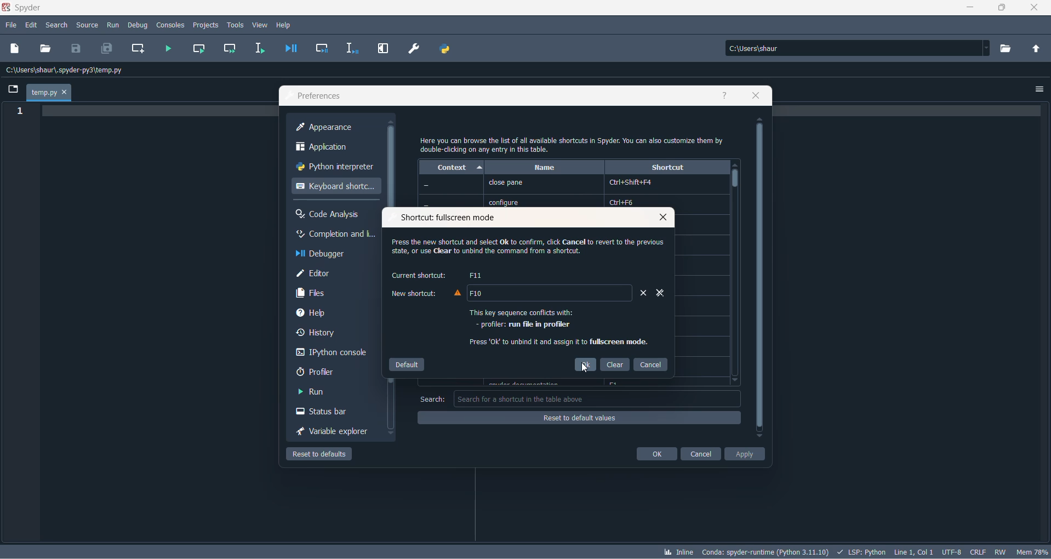 This screenshot has width=1051, height=559. I want to click on move up, so click(392, 122).